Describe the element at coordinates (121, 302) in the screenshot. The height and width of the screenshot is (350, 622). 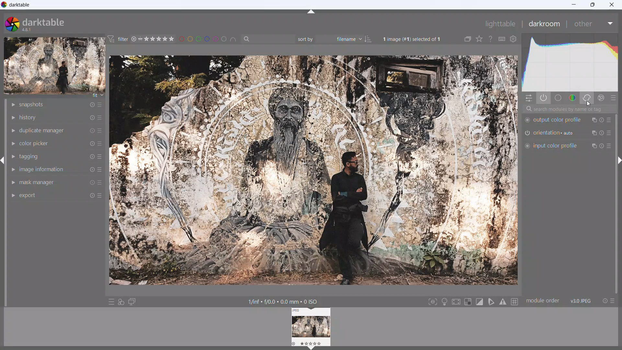
I see `quick access for applying styles` at that location.